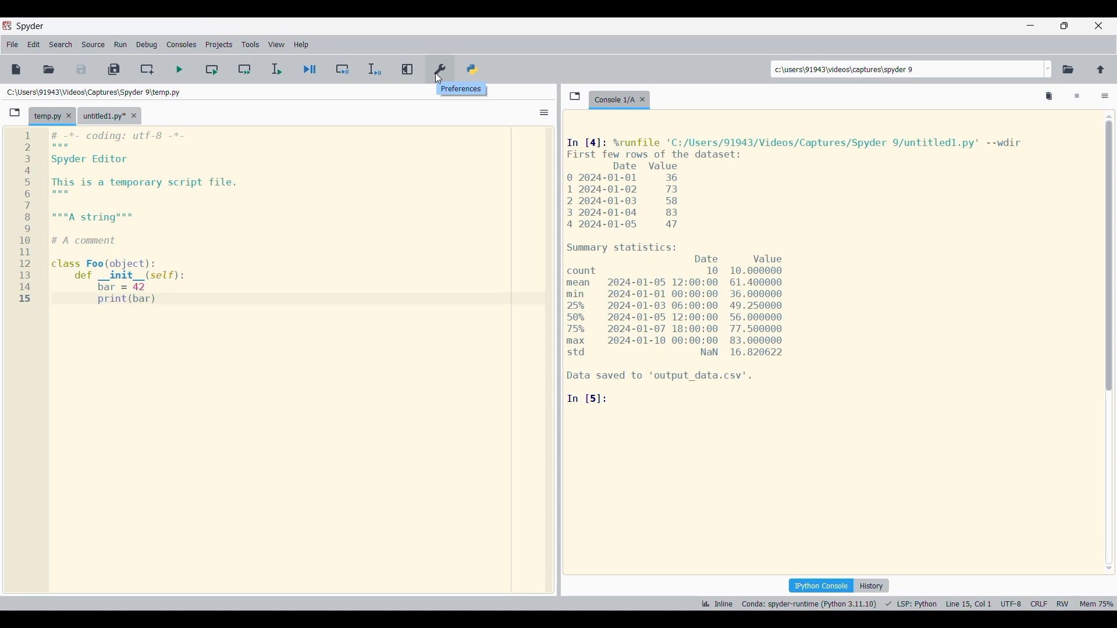  Describe the element at coordinates (343, 70) in the screenshot. I see `Debug cell` at that location.